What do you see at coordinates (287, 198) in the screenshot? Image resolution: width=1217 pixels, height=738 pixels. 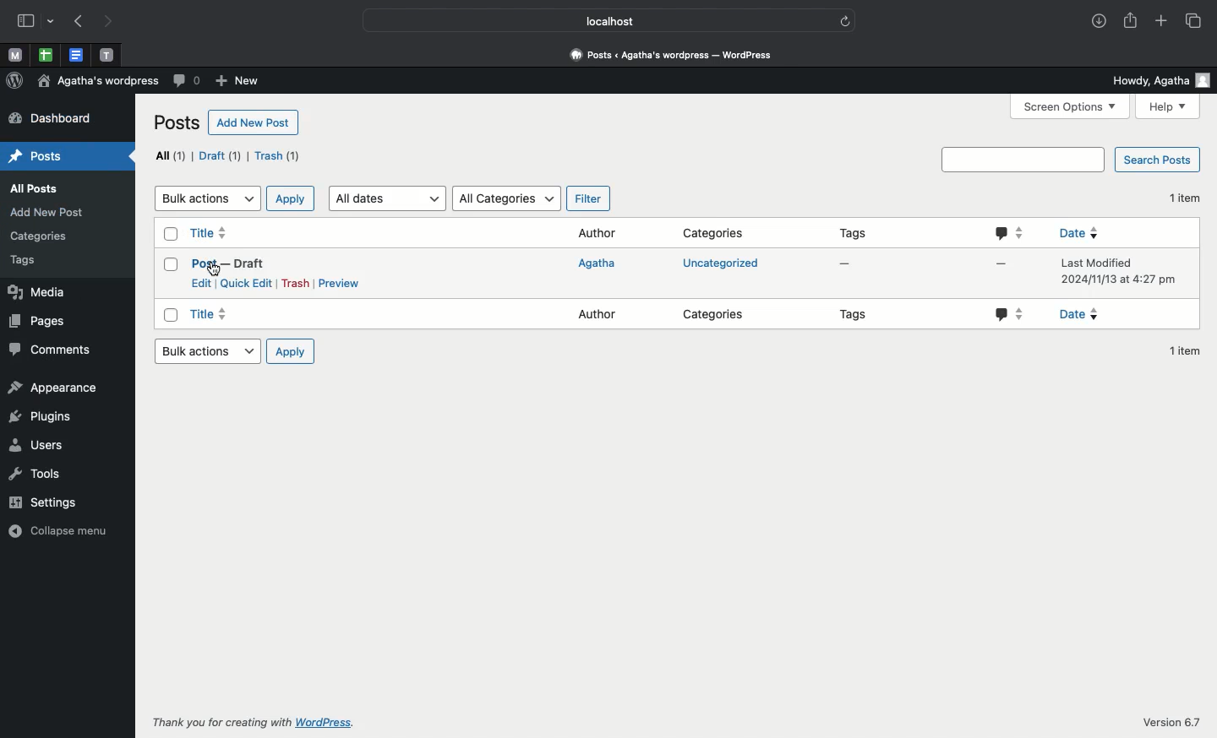 I see `Apply` at bounding box center [287, 198].